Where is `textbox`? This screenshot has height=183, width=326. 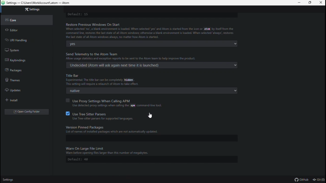 textbox is located at coordinates (146, 138).